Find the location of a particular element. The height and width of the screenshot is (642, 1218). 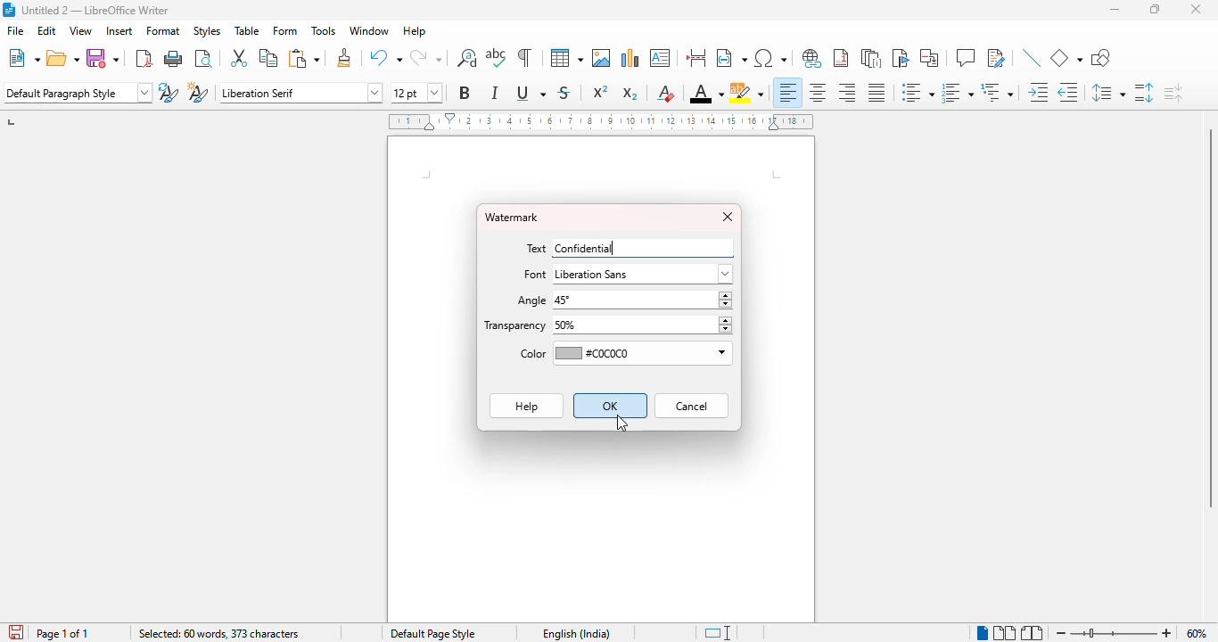

color is located at coordinates (531, 353).